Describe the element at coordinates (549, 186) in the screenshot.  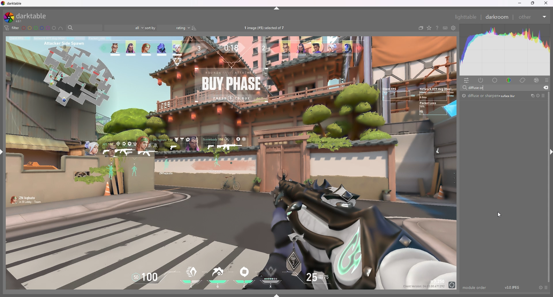
I see `scroll bar` at that location.